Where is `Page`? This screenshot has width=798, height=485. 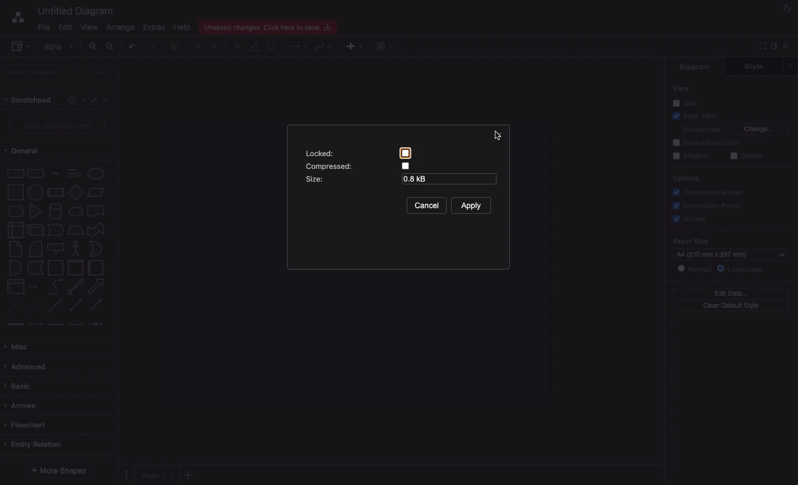
Page is located at coordinates (158, 475).